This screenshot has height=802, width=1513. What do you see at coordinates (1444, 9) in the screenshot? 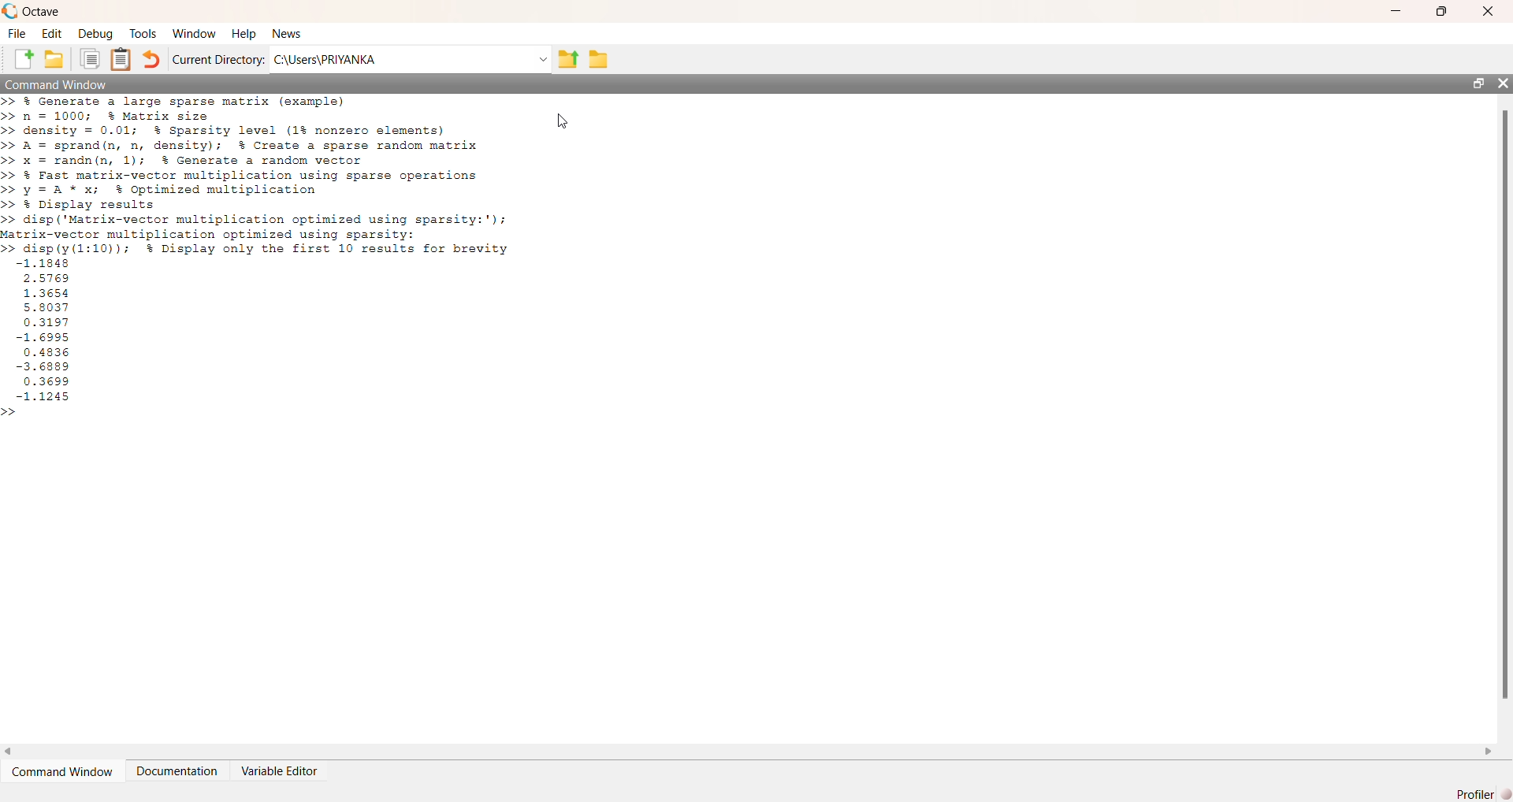
I see `maximize` at bounding box center [1444, 9].